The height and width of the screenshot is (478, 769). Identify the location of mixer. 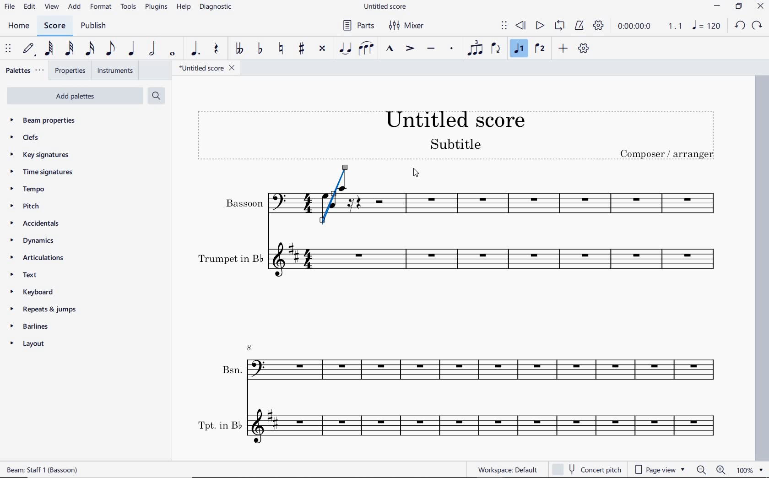
(407, 26).